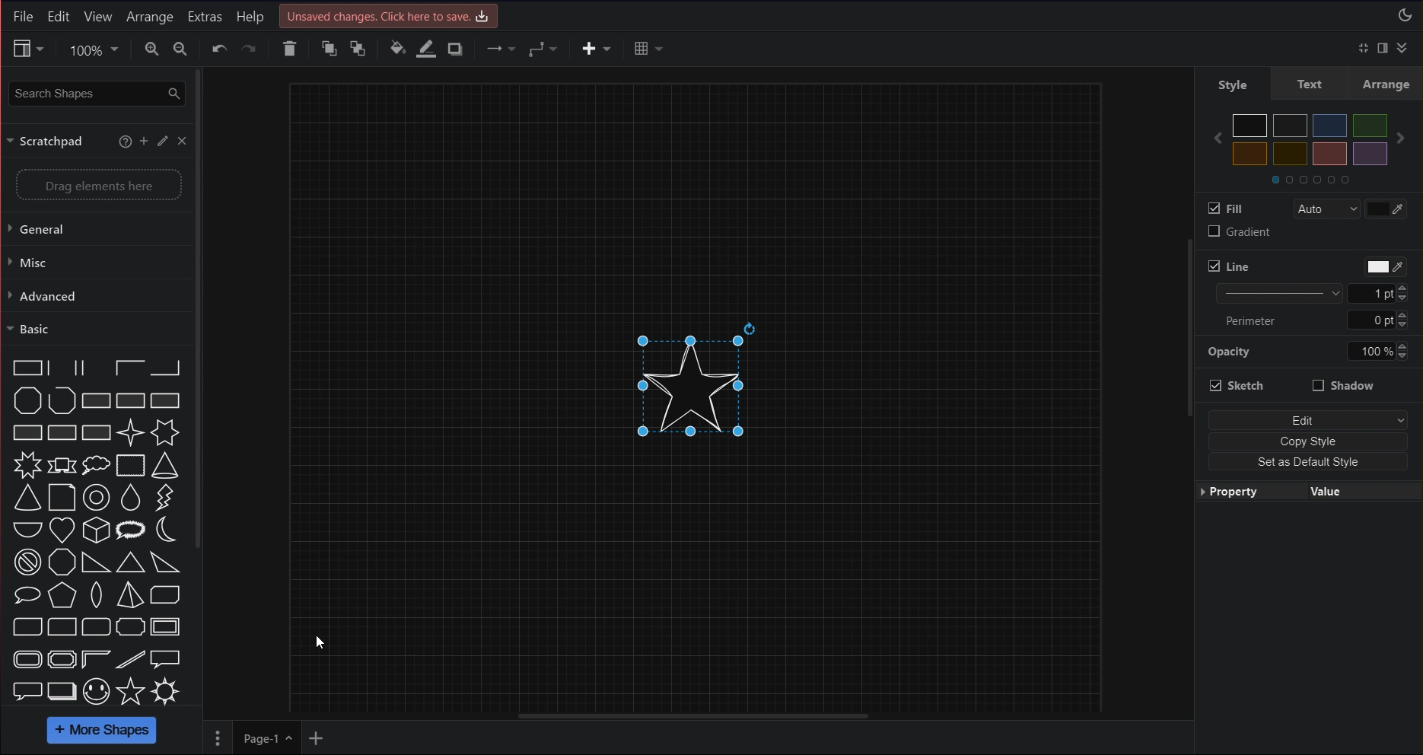  I want to click on Horizontal Scroll bar, so click(702, 715).